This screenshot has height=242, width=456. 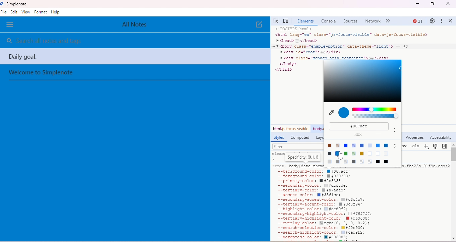 What do you see at coordinates (15, 12) in the screenshot?
I see `edit` at bounding box center [15, 12].